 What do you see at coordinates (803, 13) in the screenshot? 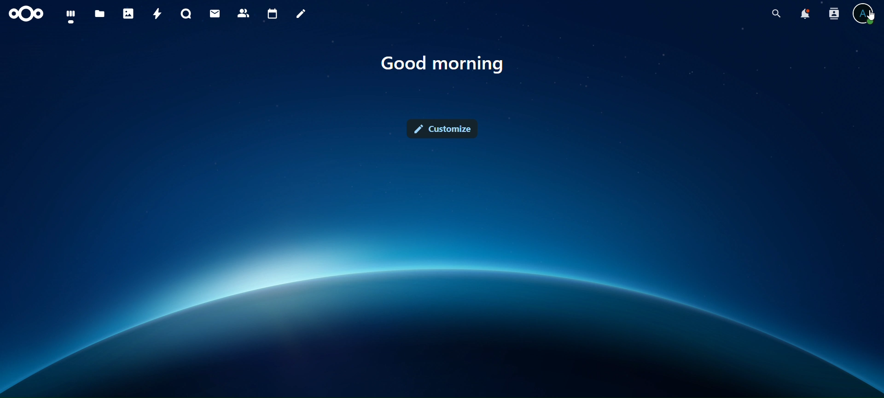
I see `notifications` at bounding box center [803, 13].